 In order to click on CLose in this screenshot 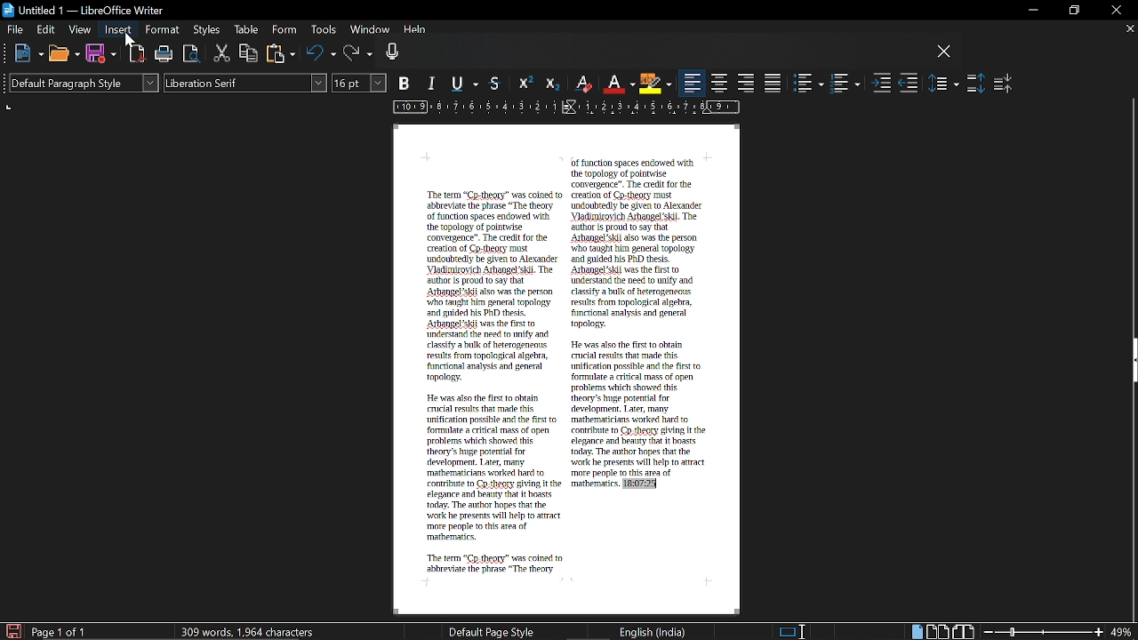, I will do `click(944, 52)`.